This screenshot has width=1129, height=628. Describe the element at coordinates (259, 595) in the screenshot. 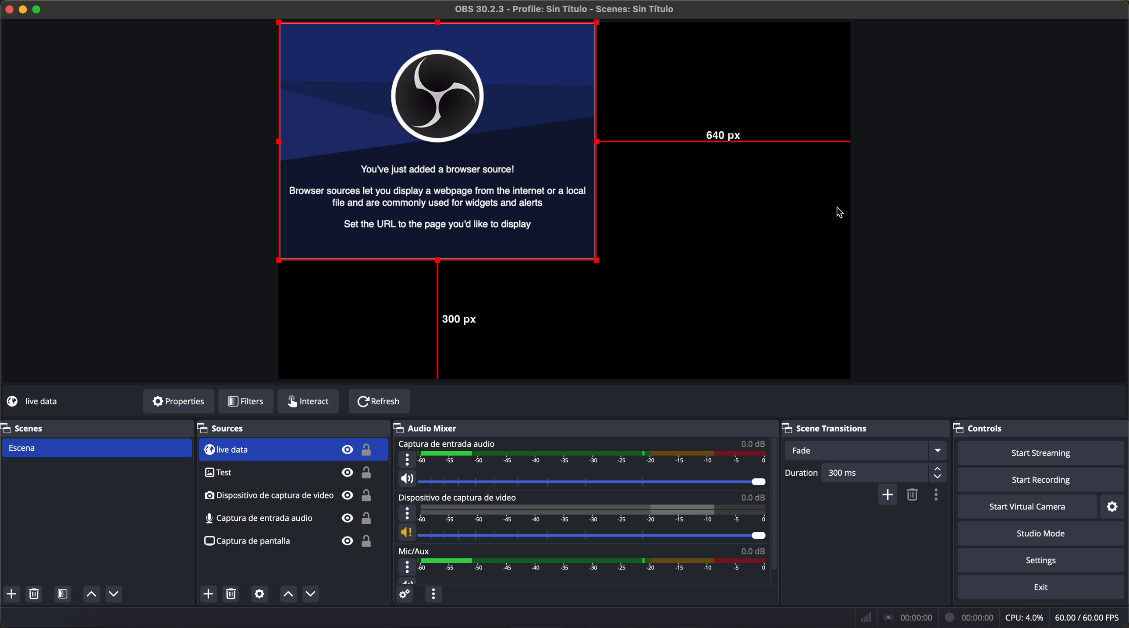

I see `open source properties` at that location.